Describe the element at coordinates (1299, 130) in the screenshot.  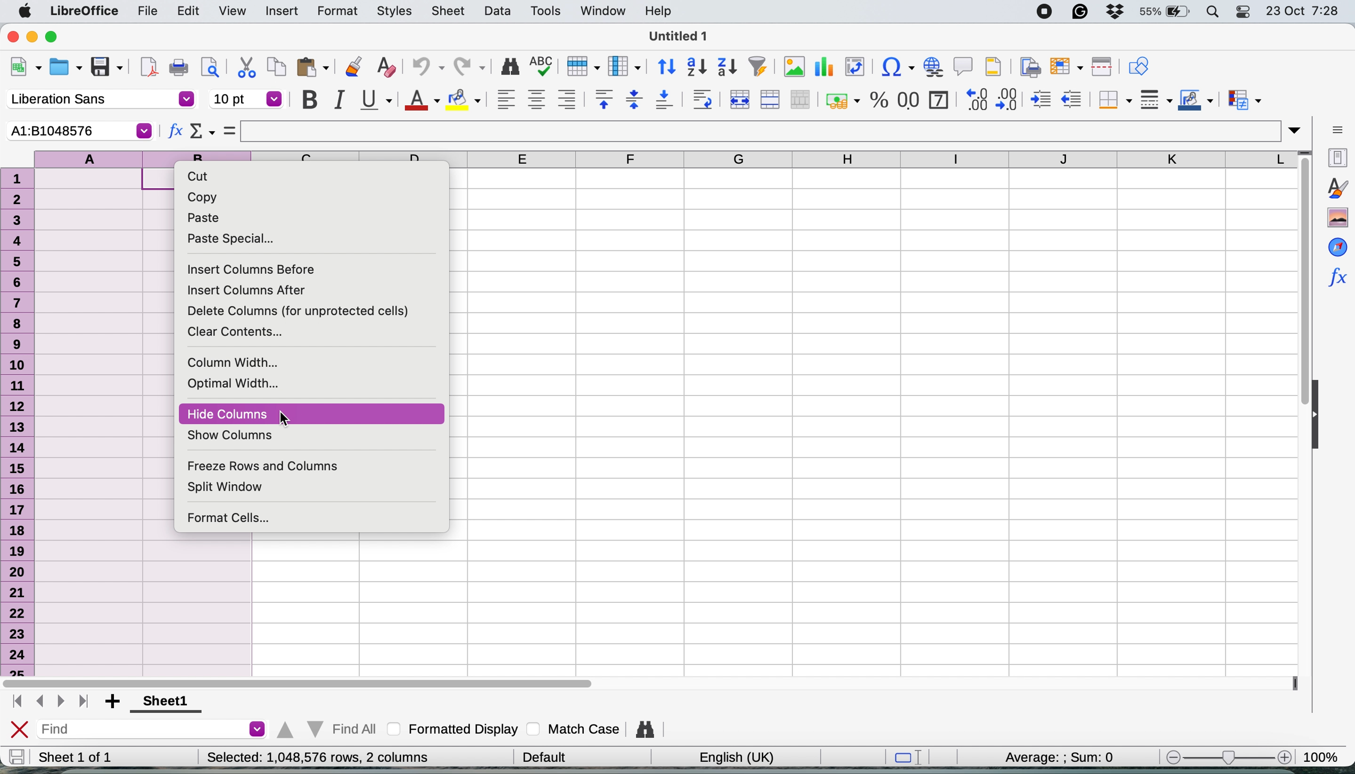
I see `expand formula bar` at that location.